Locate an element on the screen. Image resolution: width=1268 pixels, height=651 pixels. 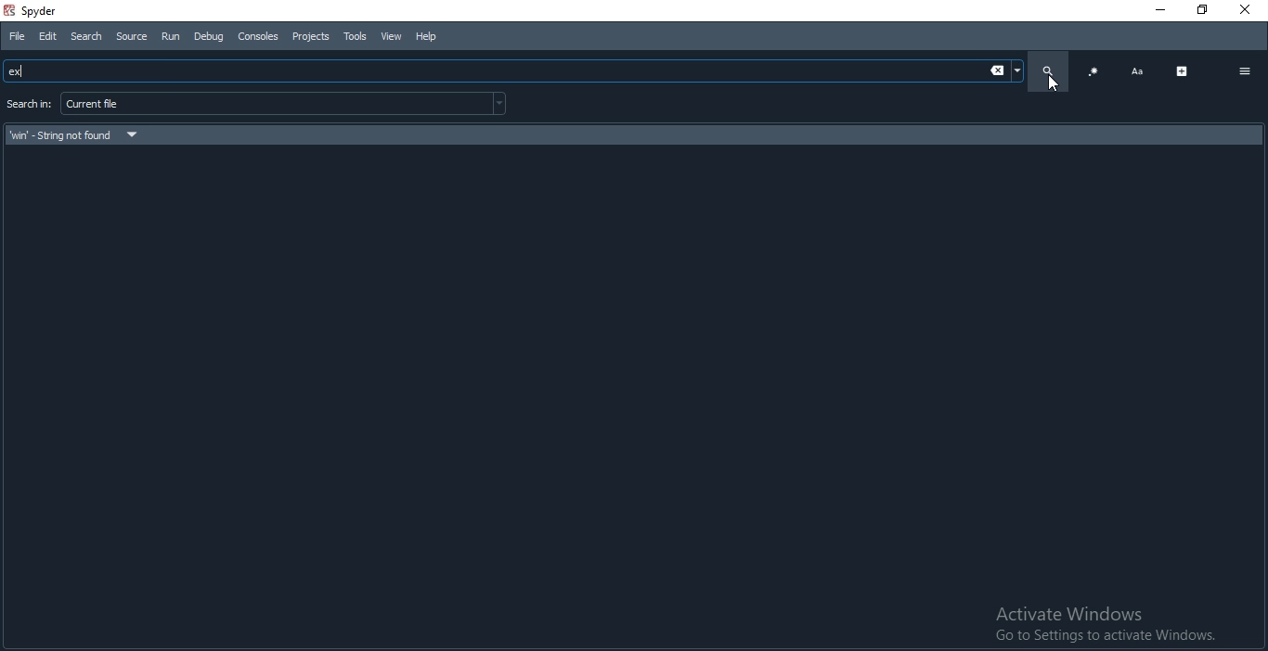
options is located at coordinates (1245, 70).